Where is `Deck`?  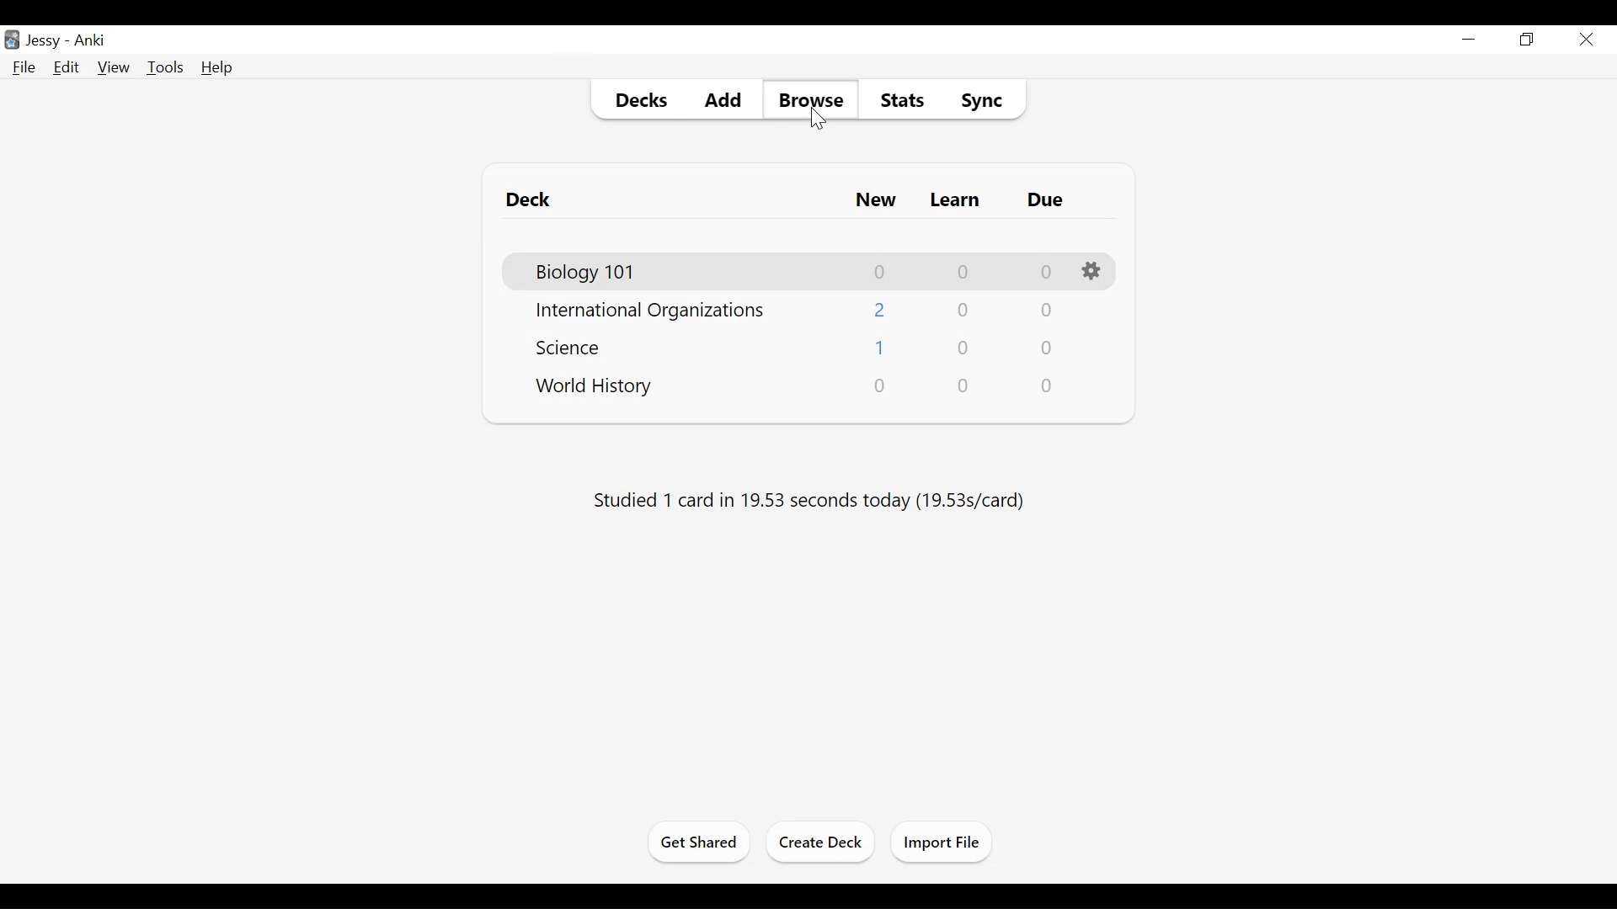 Deck is located at coordinates (529, 199).